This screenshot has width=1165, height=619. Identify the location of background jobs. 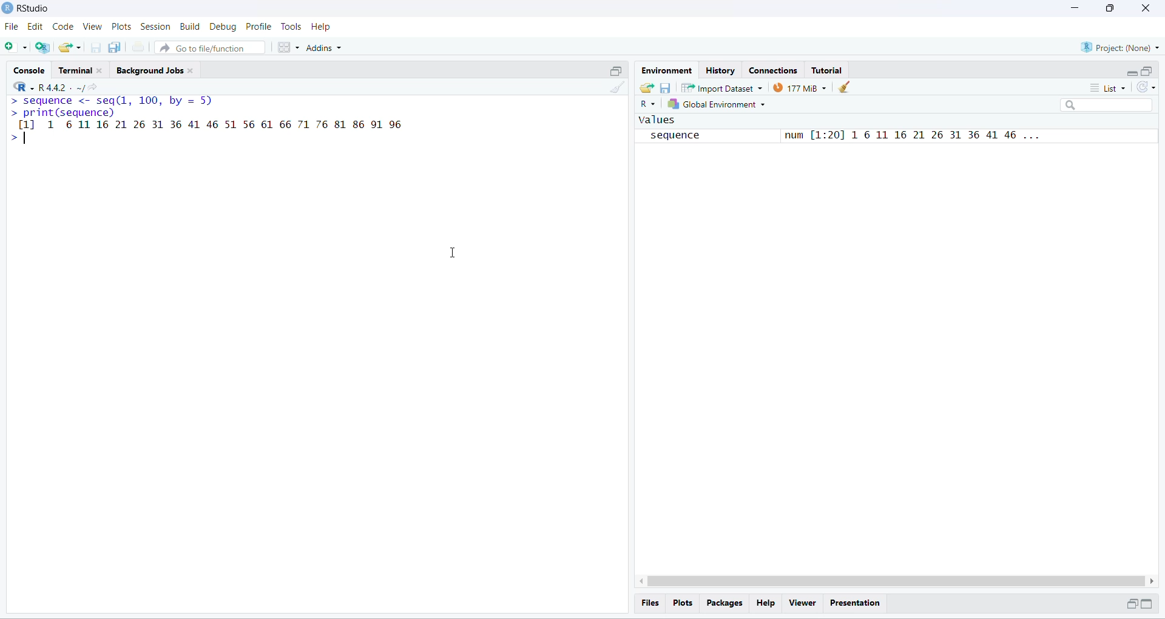
(149, 71).